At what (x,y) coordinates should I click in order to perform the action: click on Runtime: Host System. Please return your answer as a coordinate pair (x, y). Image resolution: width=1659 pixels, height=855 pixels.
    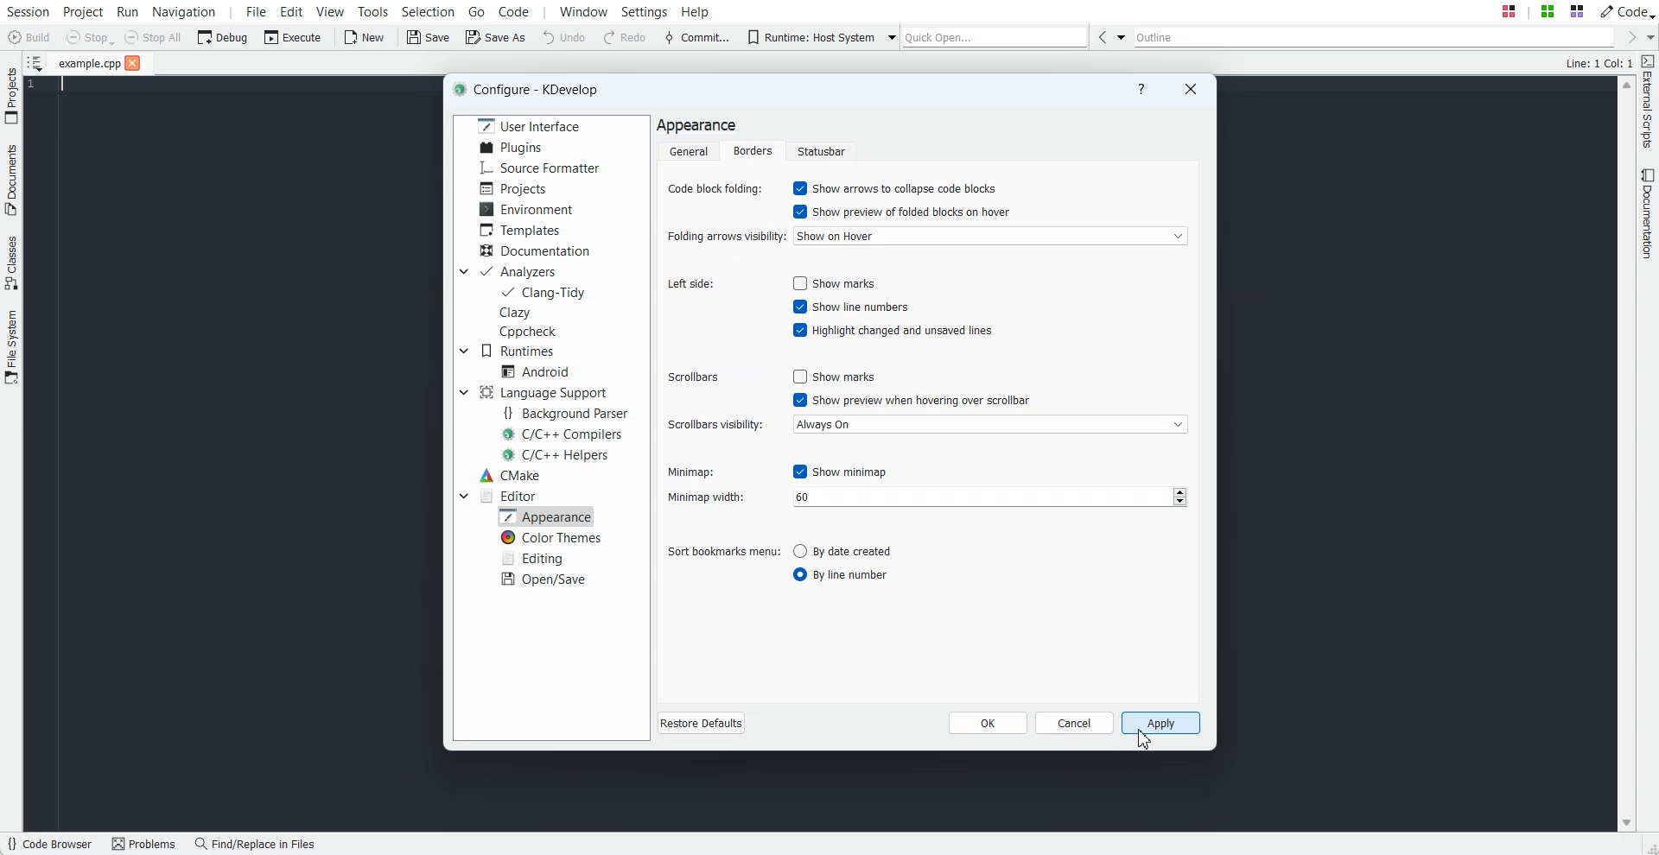
    Looking at the image, I should click on (809, 37).